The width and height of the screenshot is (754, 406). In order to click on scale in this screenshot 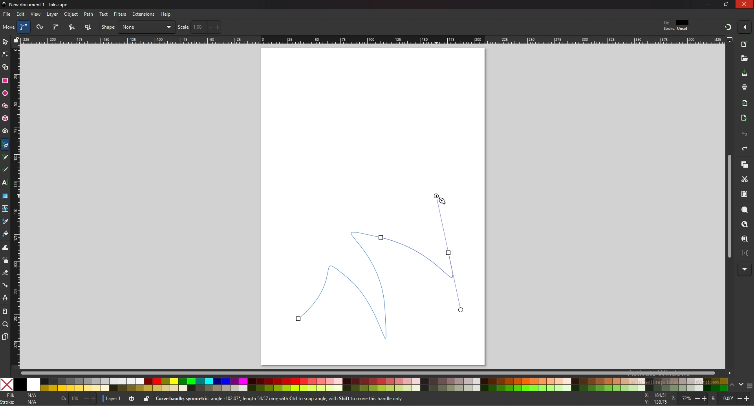, I will do `click(199, 27)`.